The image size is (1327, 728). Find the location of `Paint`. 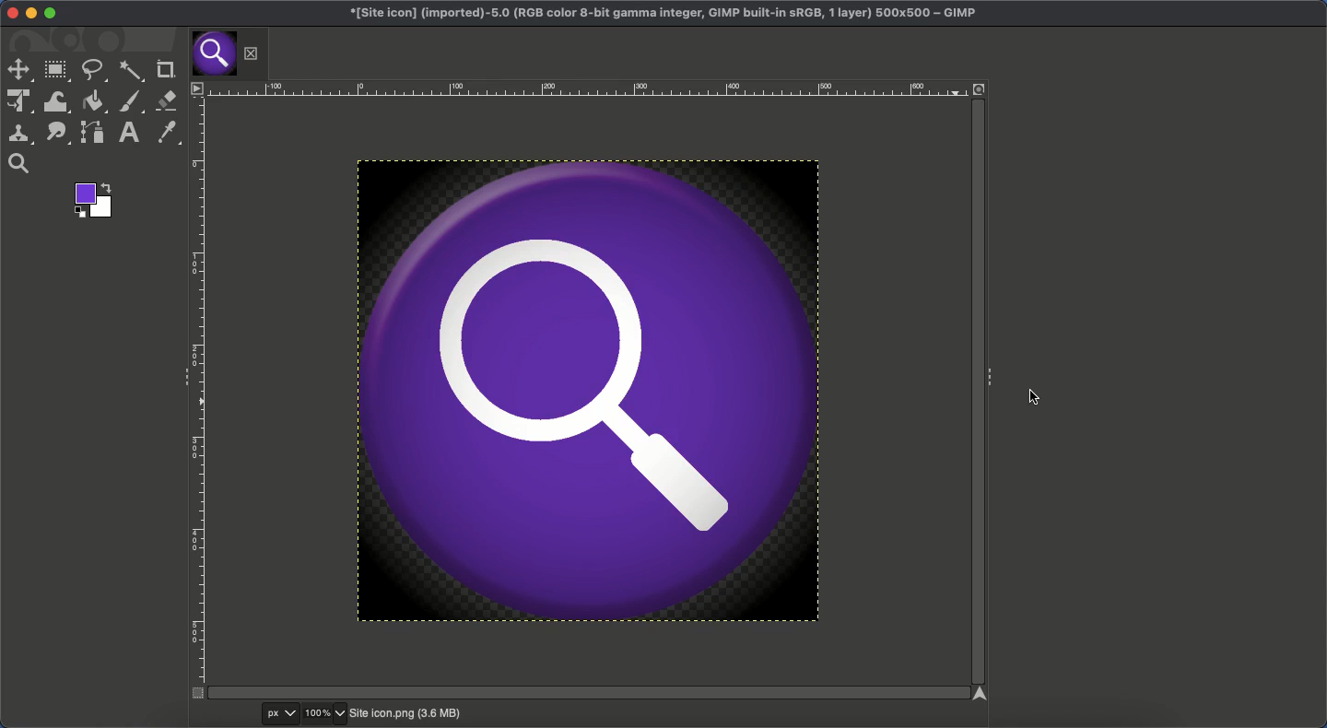

Paint is located at coordinates (129, 102).